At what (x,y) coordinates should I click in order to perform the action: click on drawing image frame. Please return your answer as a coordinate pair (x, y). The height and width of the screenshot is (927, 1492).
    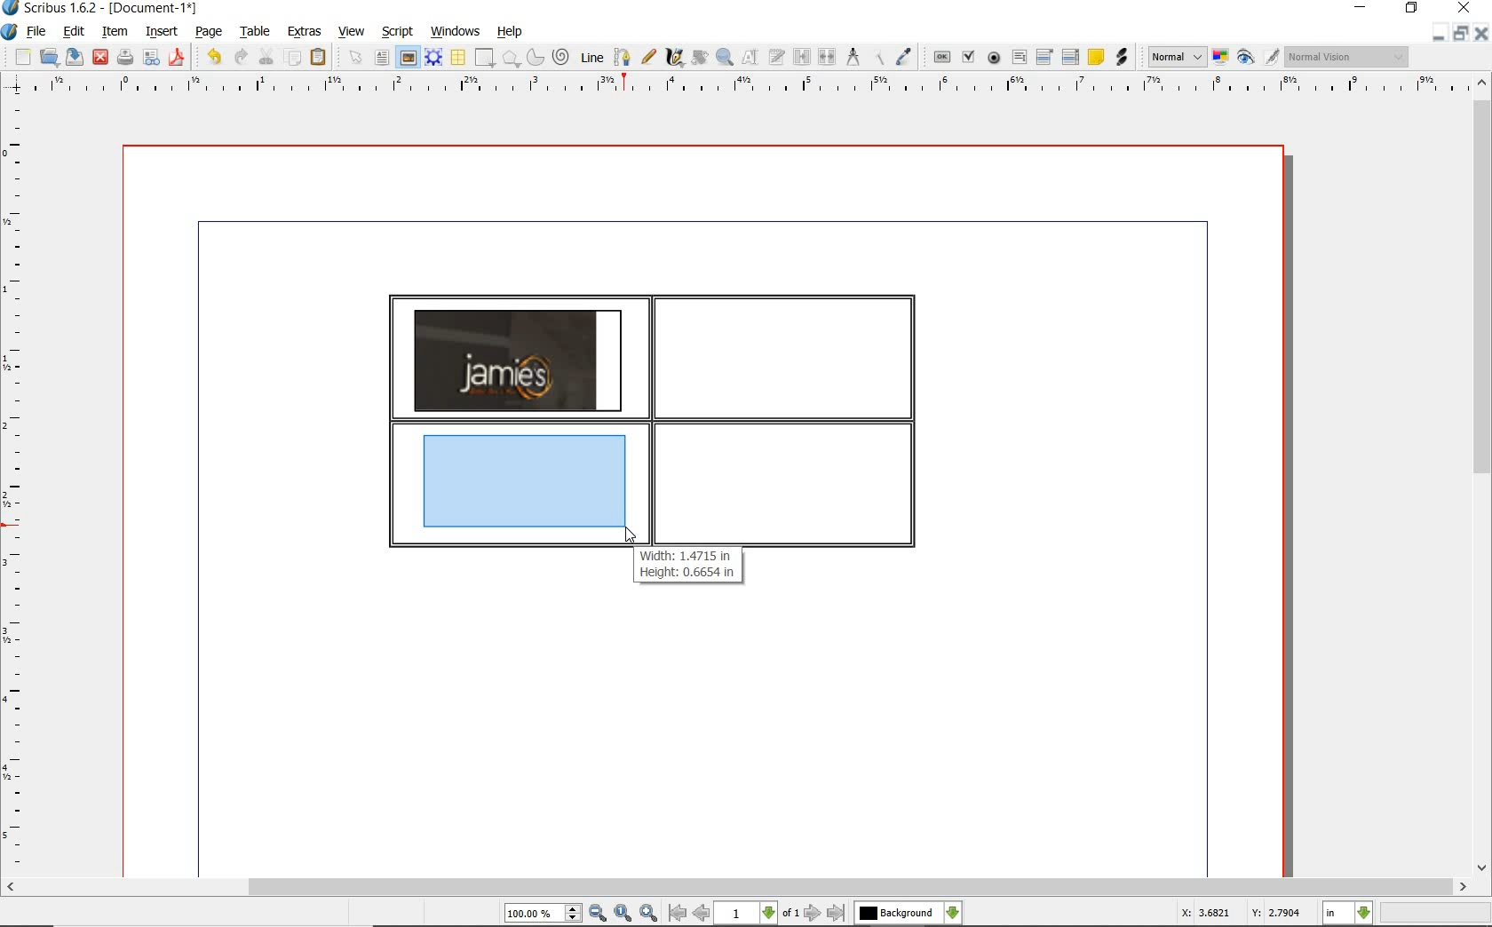
    Looking at the image, I should click on (529, 485).